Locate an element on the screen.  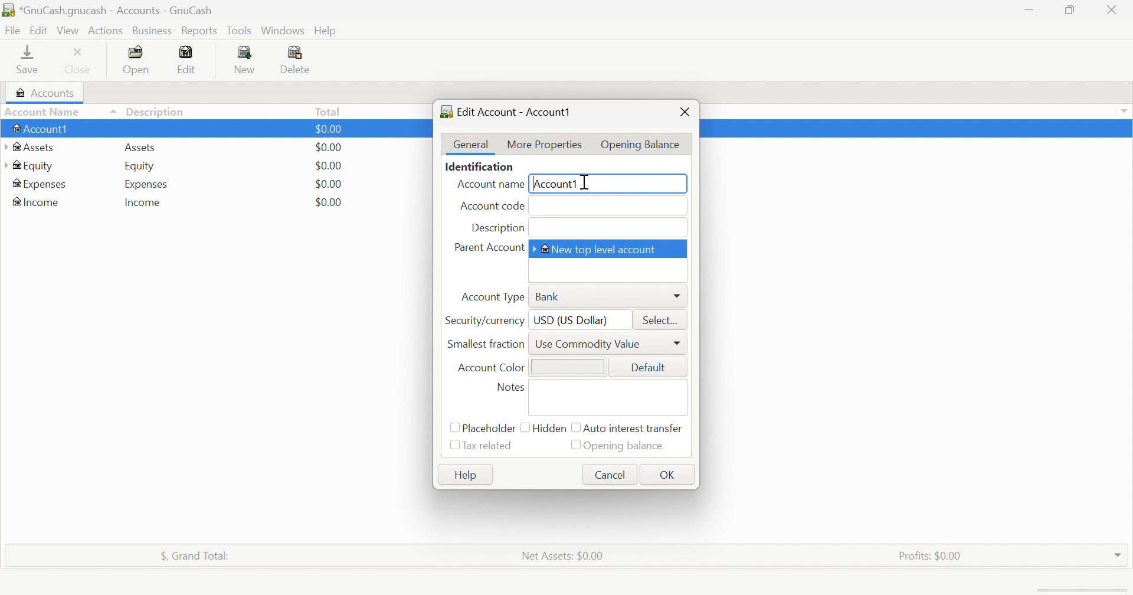
Save is located at coordinates (31, 60).